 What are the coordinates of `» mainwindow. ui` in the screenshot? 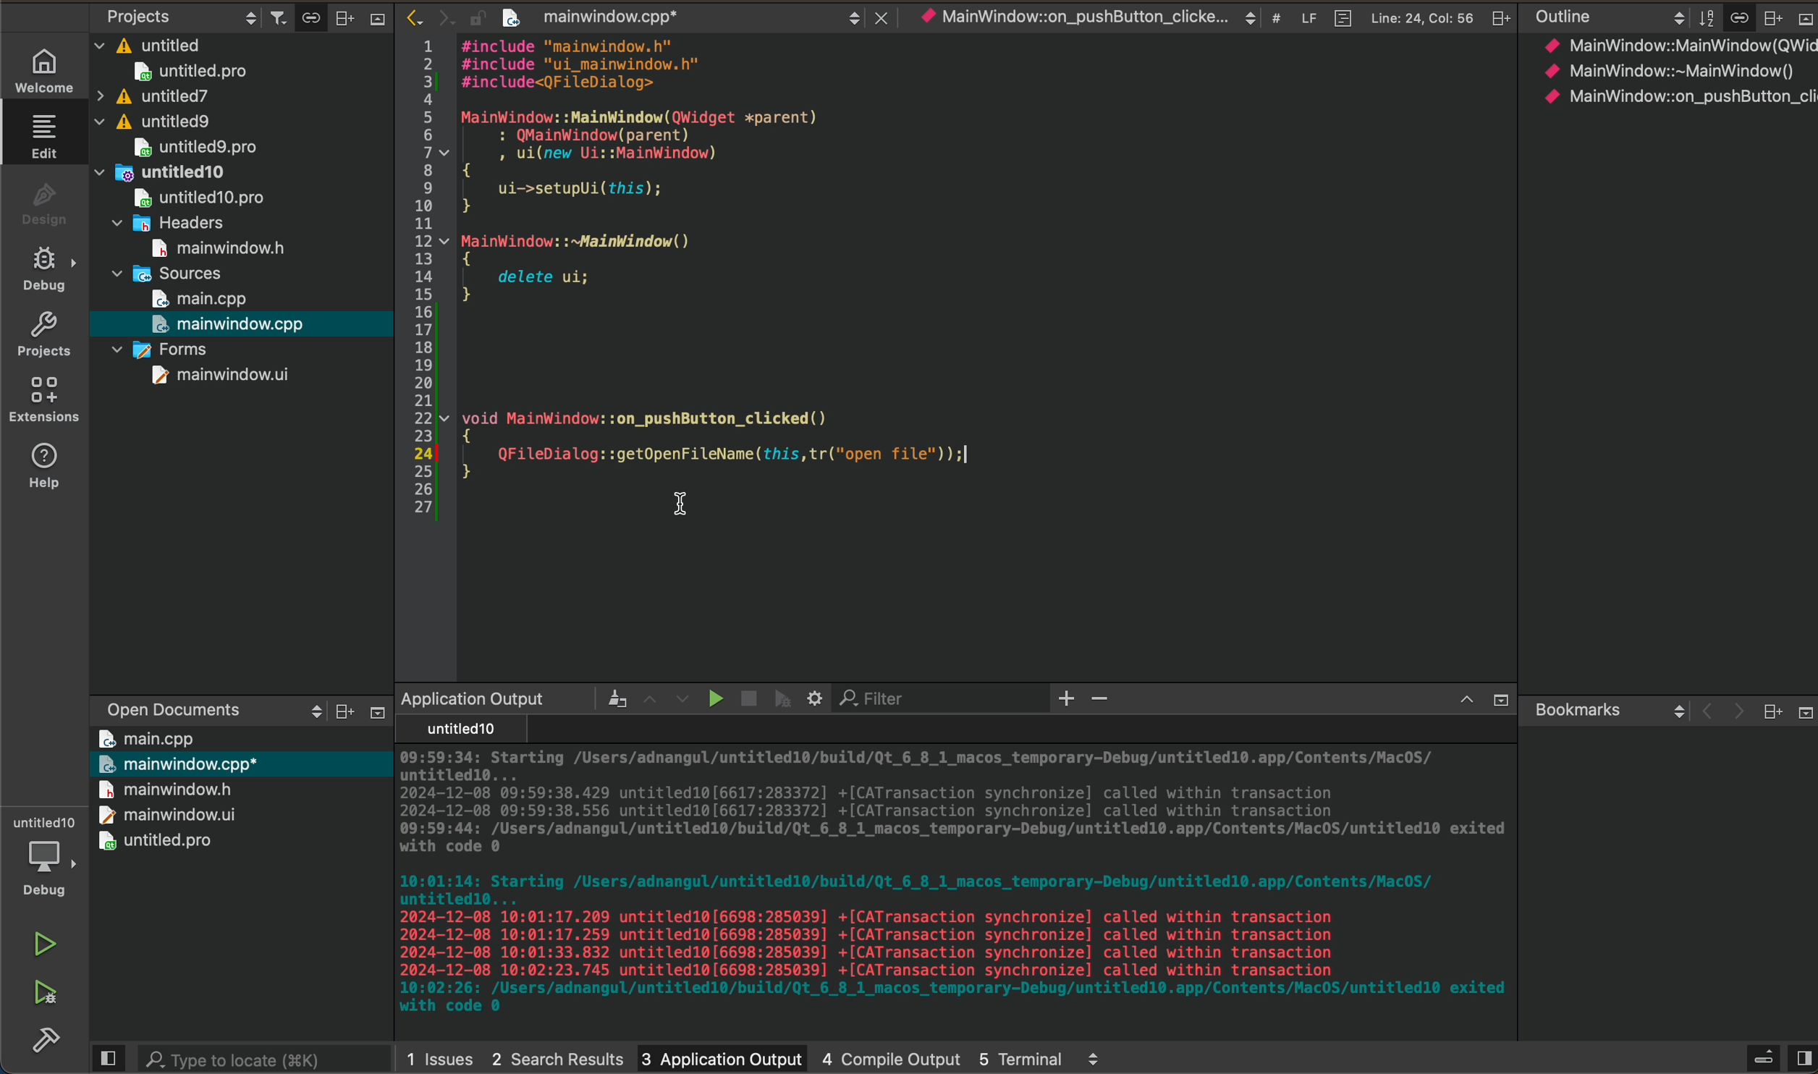 It's located at (162, 813).